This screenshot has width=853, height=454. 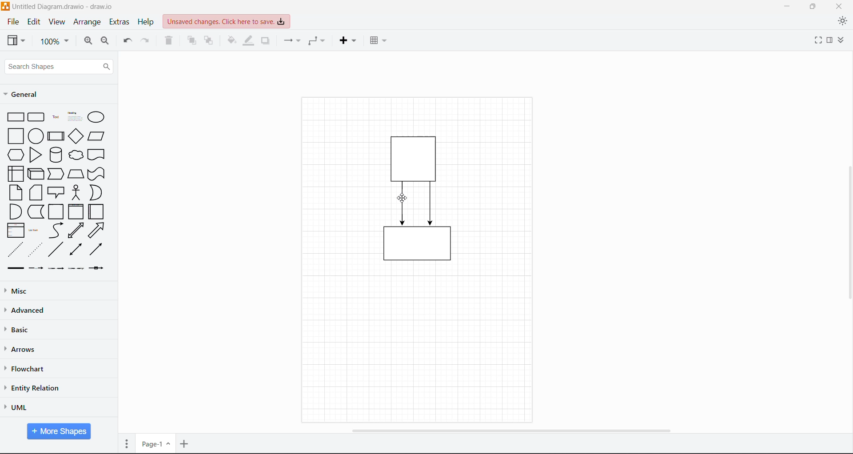 What do you see at coordinates (431, 204) in the screenshot?
I see `Directional Connector` at bounding box center [431, 204].